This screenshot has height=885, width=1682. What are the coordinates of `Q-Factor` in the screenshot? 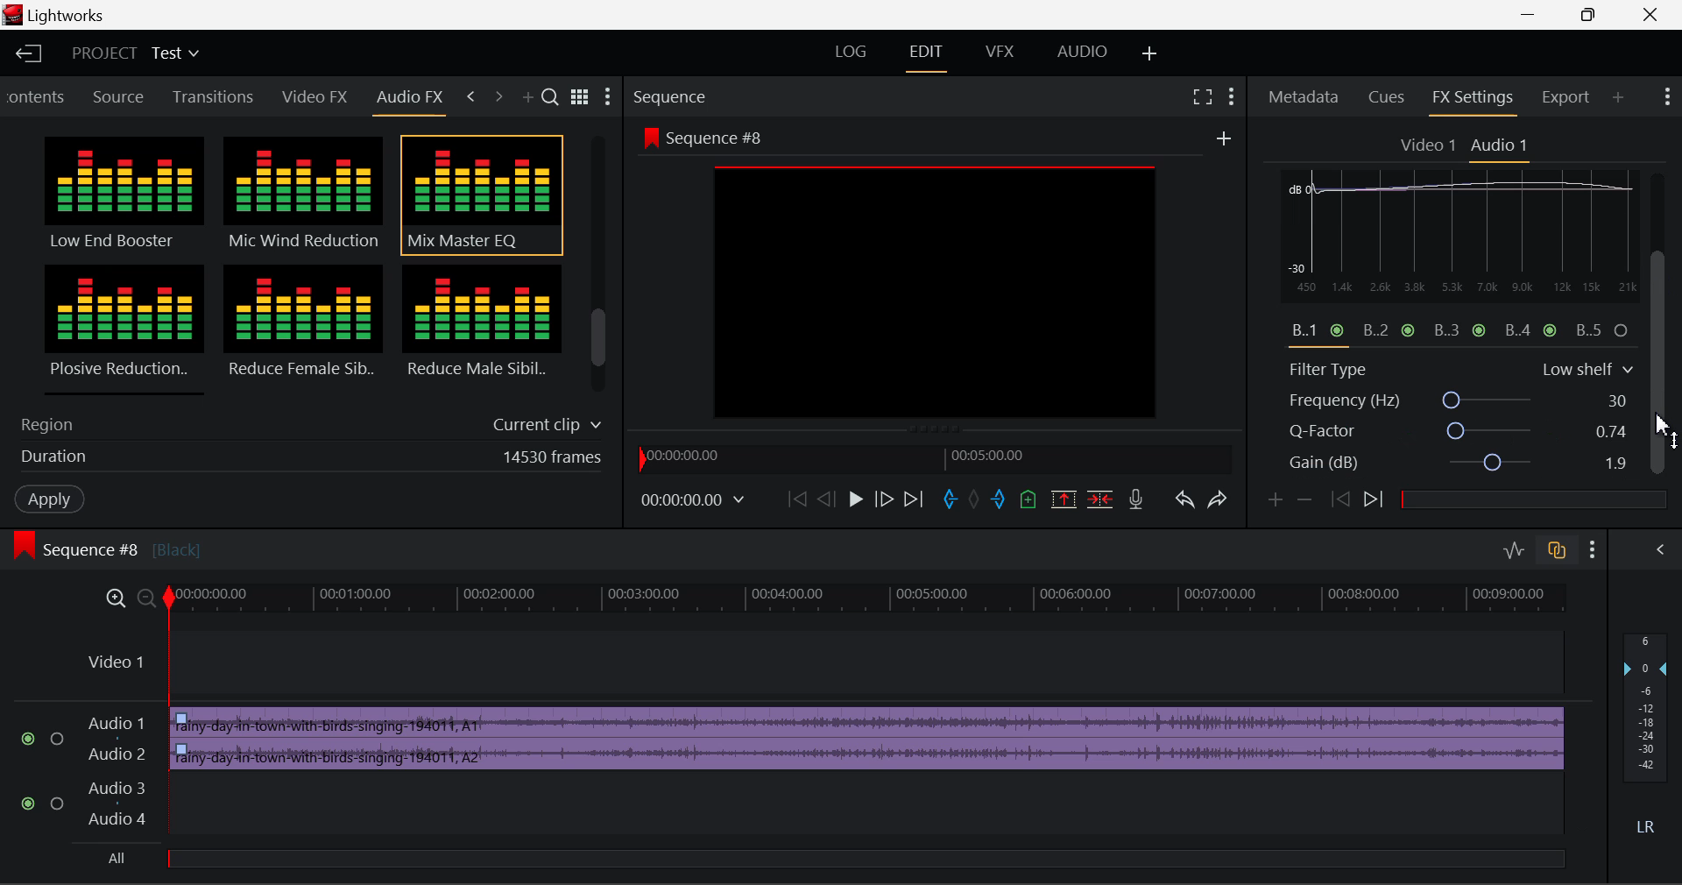 It's located at (1461, 432).